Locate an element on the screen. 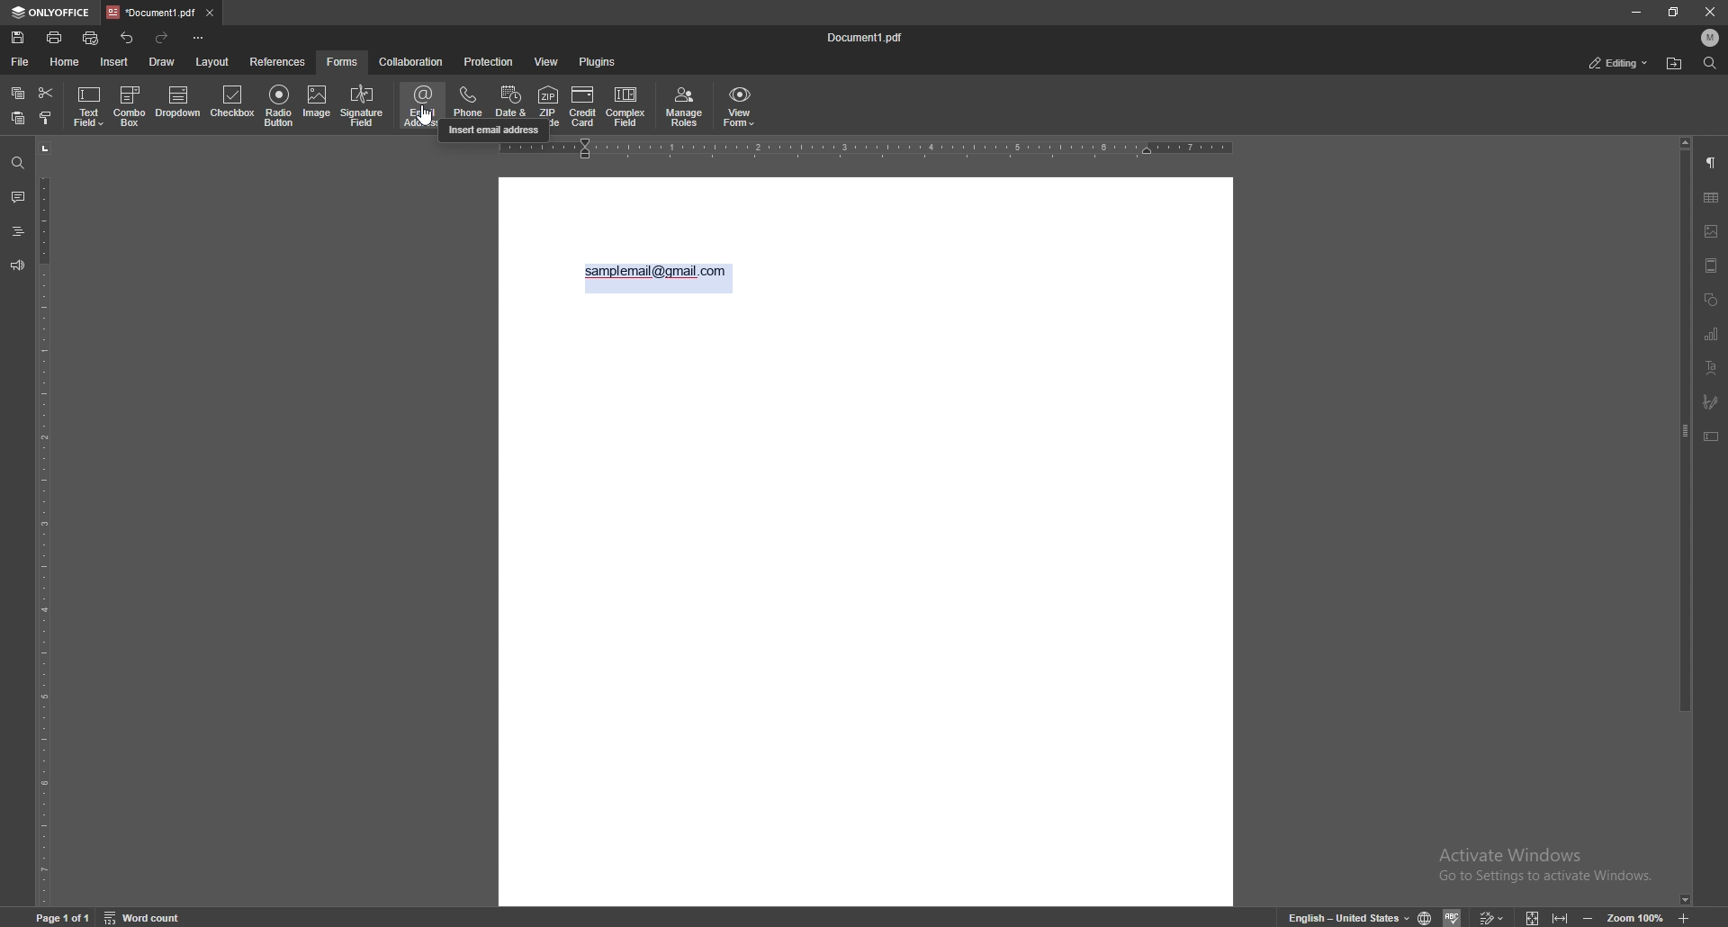 The height and width of the screenshot is (927, 1728). file name is located at coordinates (870, 37).